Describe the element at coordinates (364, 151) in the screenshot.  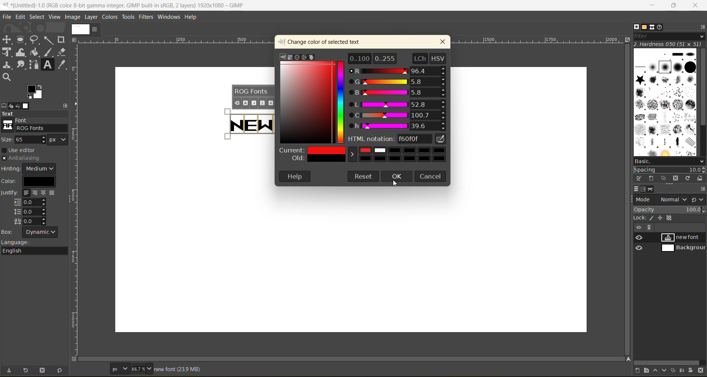
I see `changed current color` at that location.